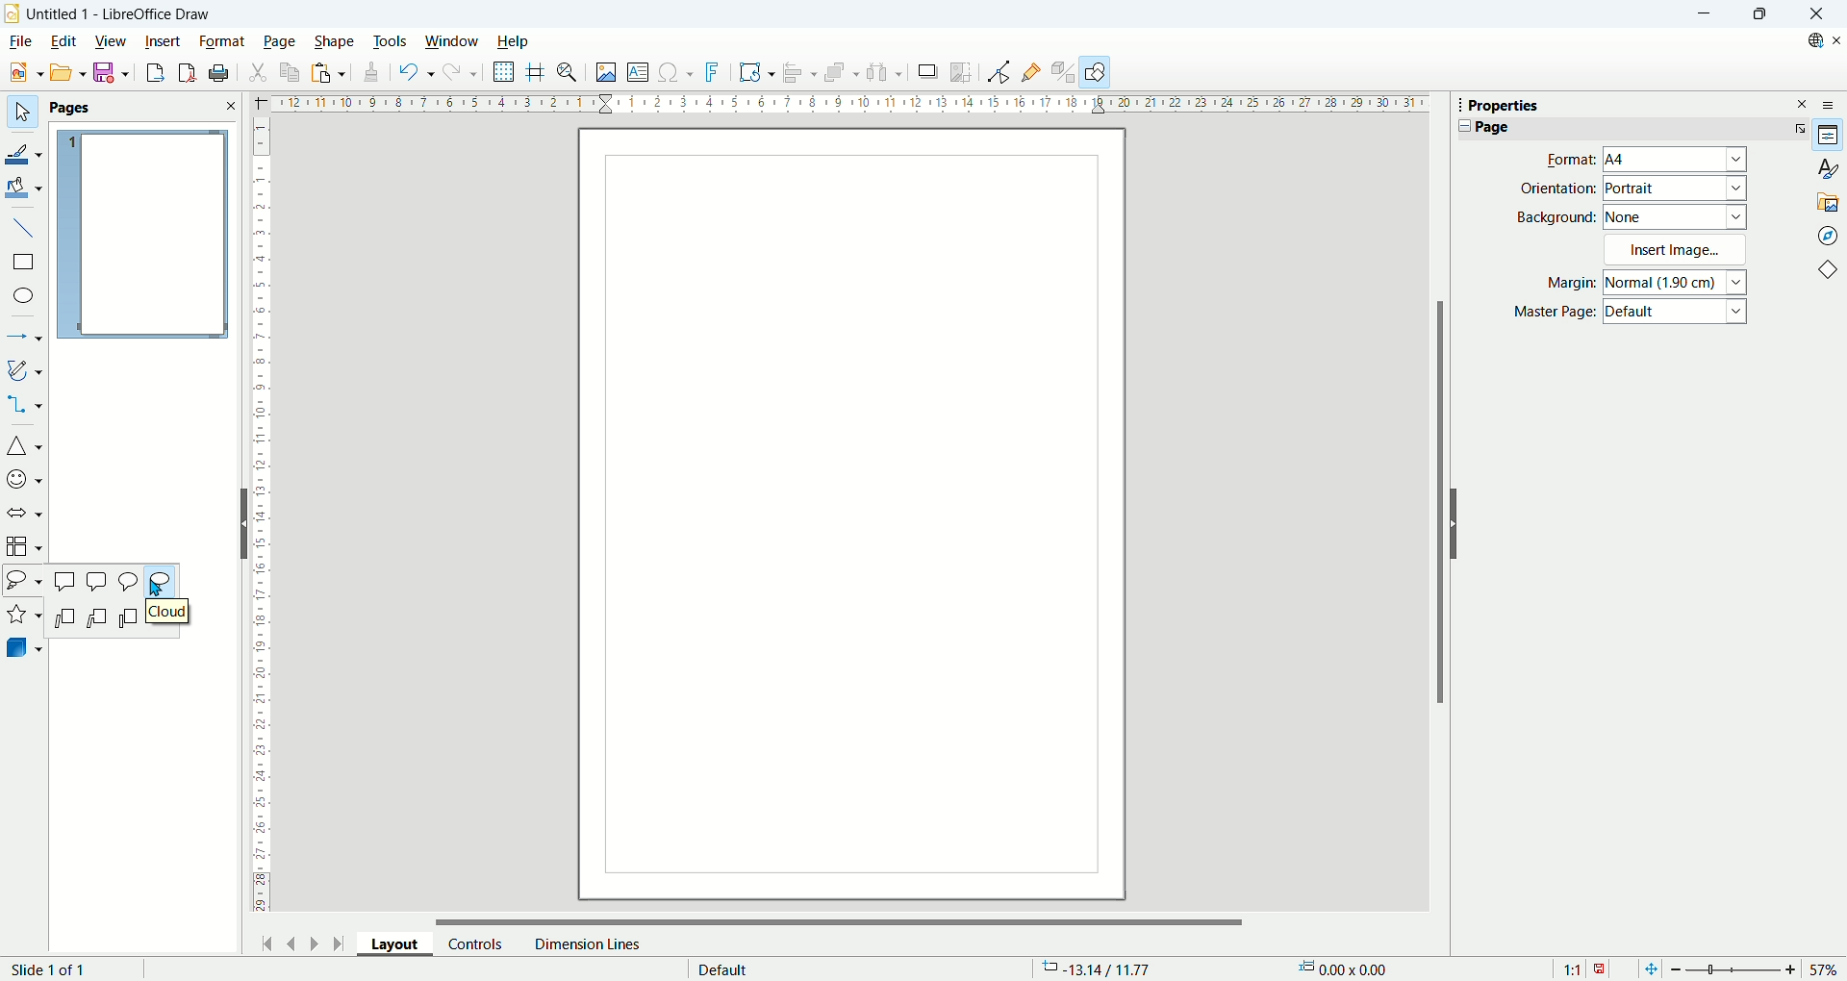  Describe the element at coordinates (65, 72) in the screenshot. I see `open` at that location.